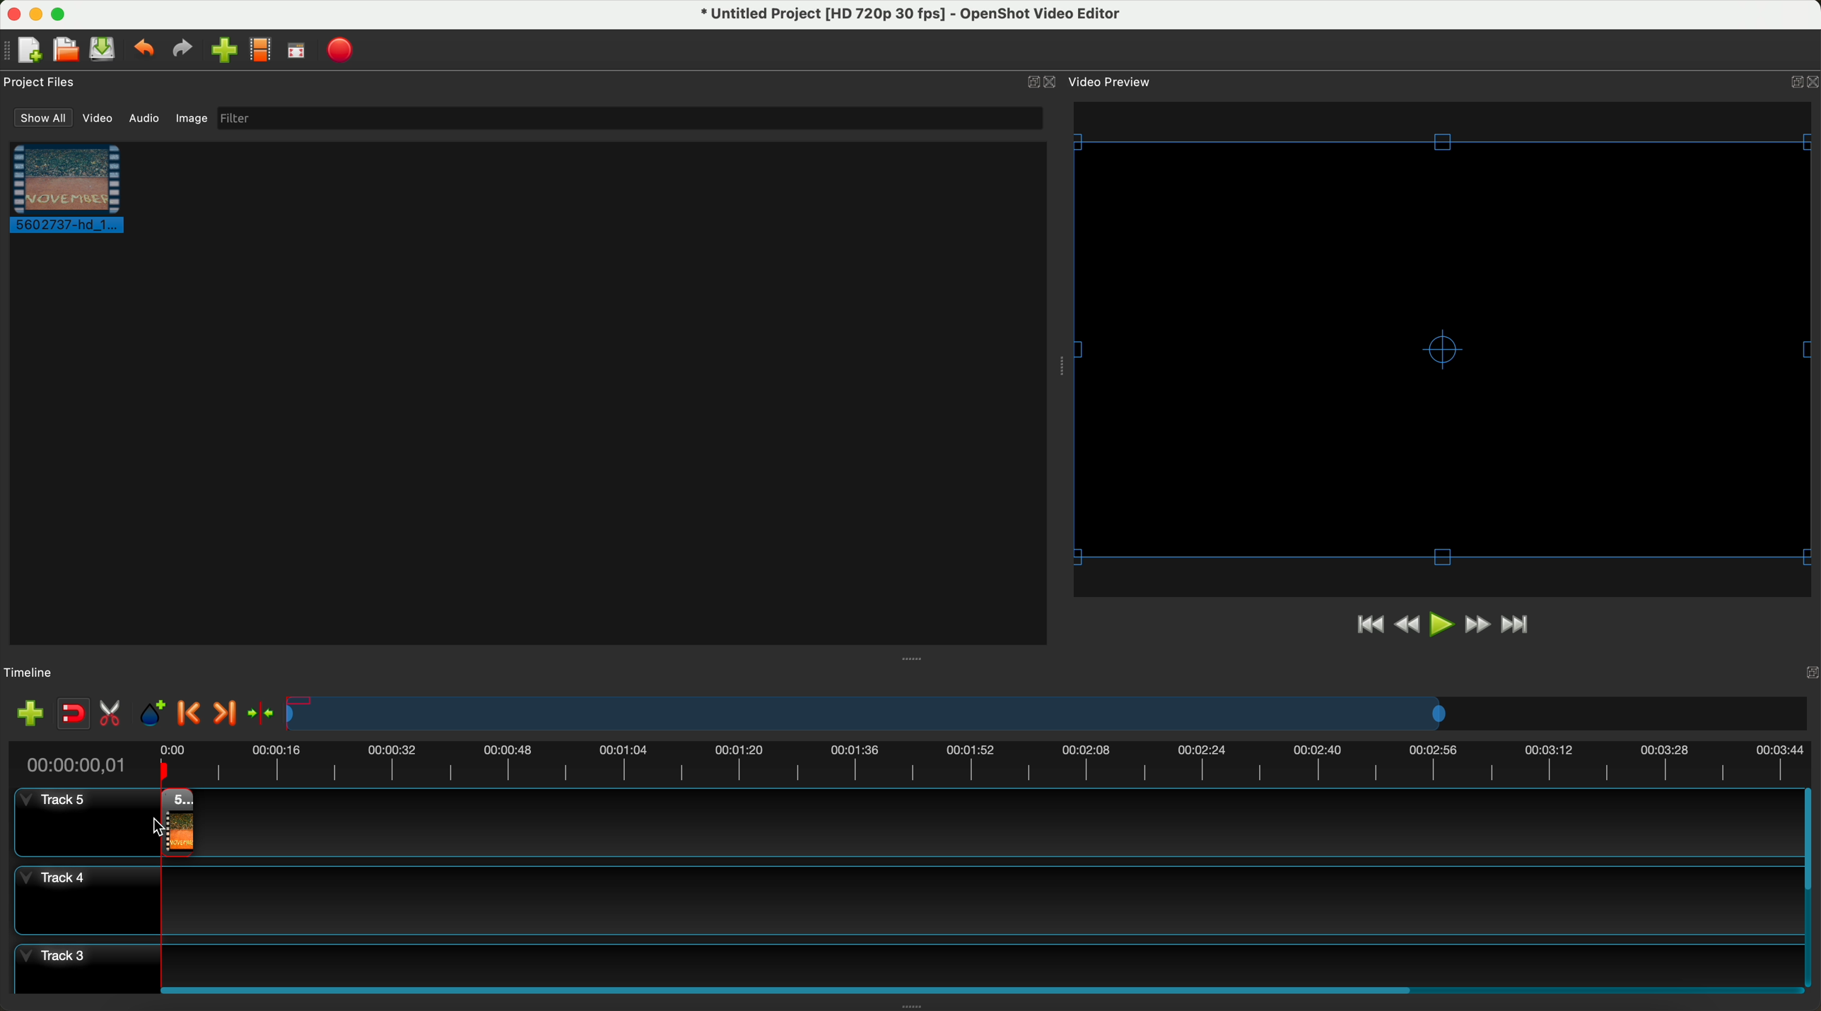 This screenshot has width=1821, height=1011. I want to click on video preview, so click(1111, 81).